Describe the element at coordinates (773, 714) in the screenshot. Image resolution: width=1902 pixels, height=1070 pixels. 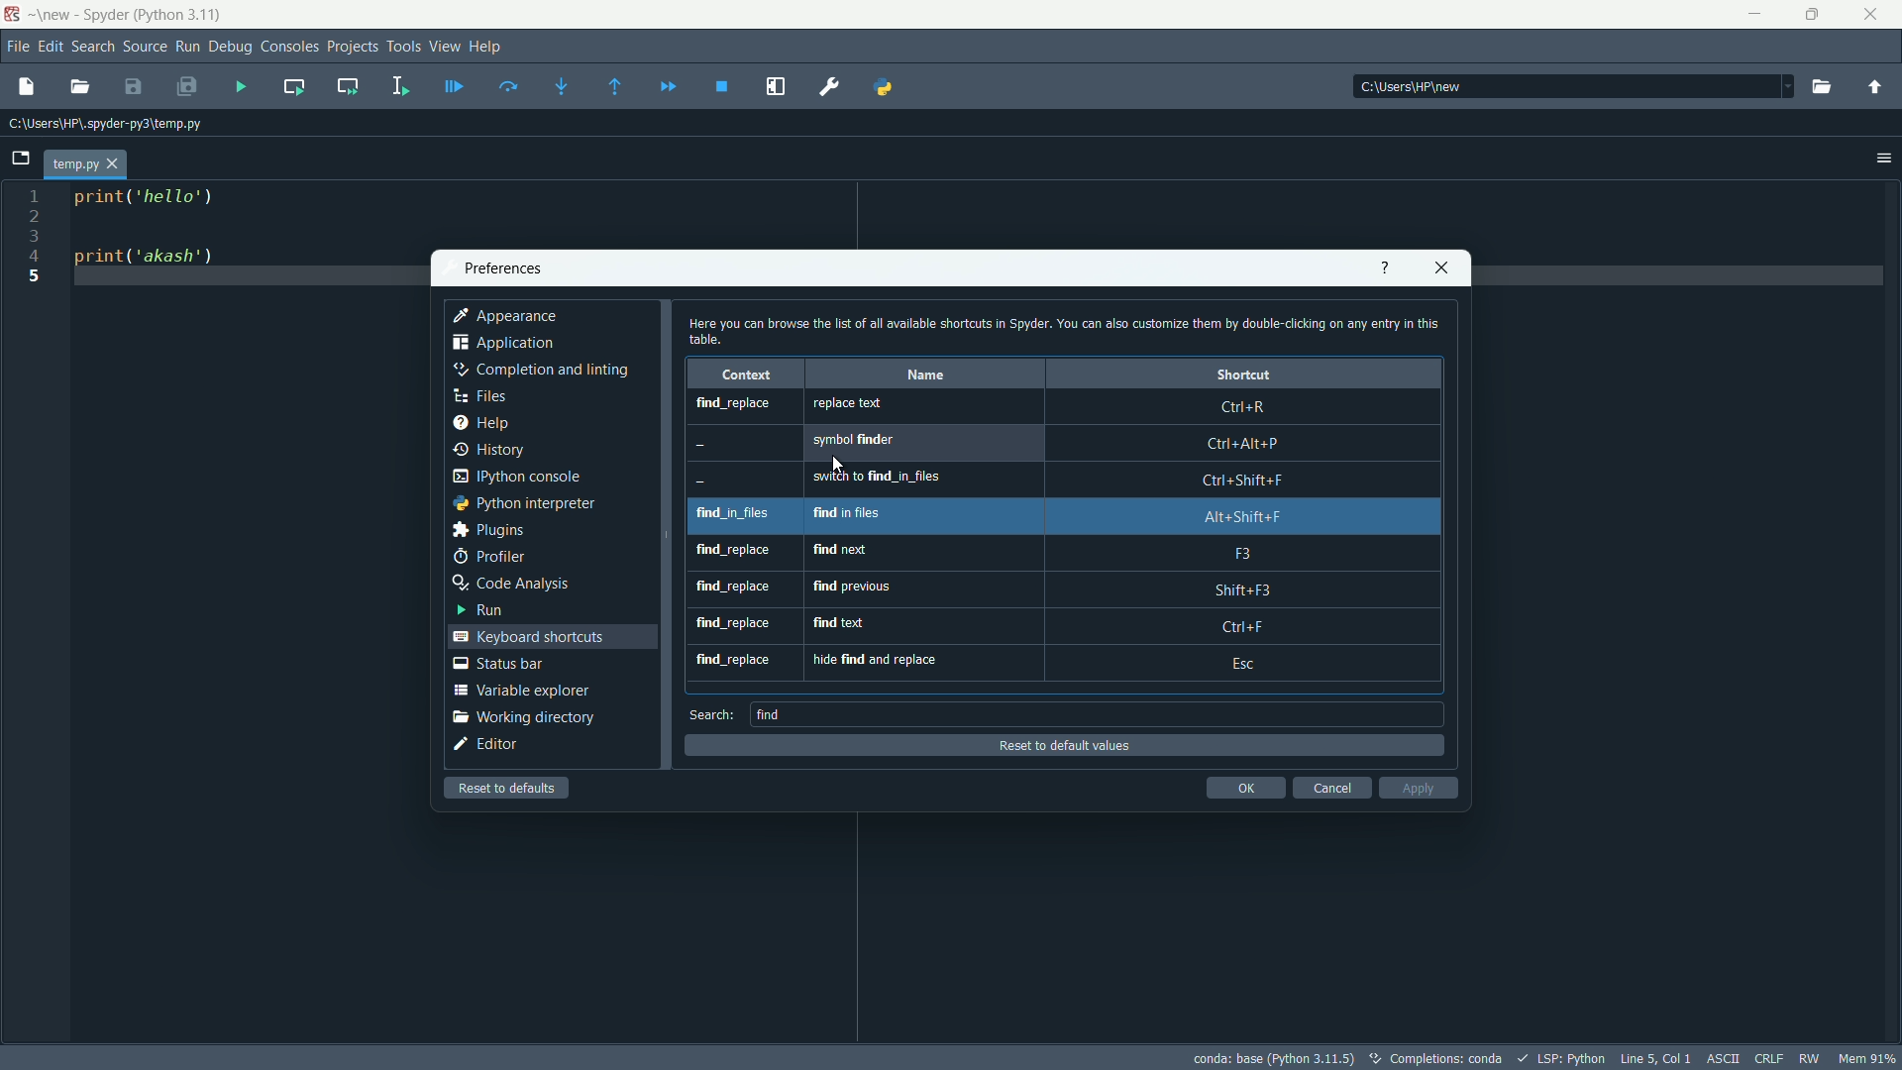
I see `find` at that location.